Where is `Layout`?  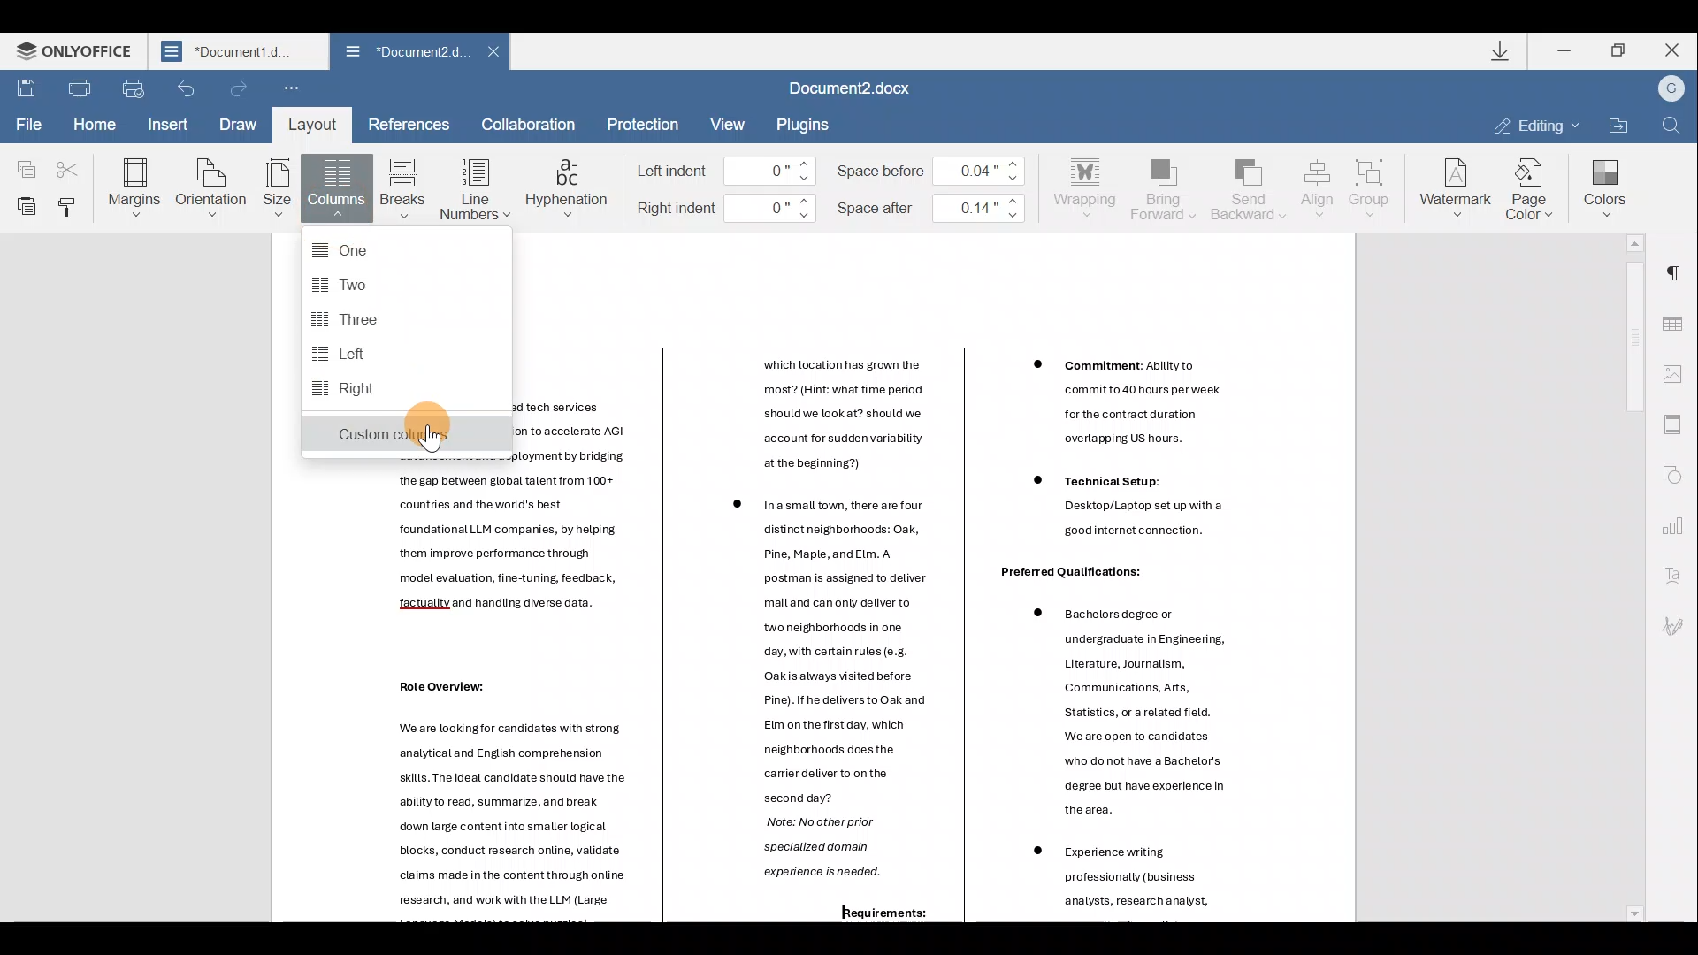 Layout is located at coordinates (311, 124).